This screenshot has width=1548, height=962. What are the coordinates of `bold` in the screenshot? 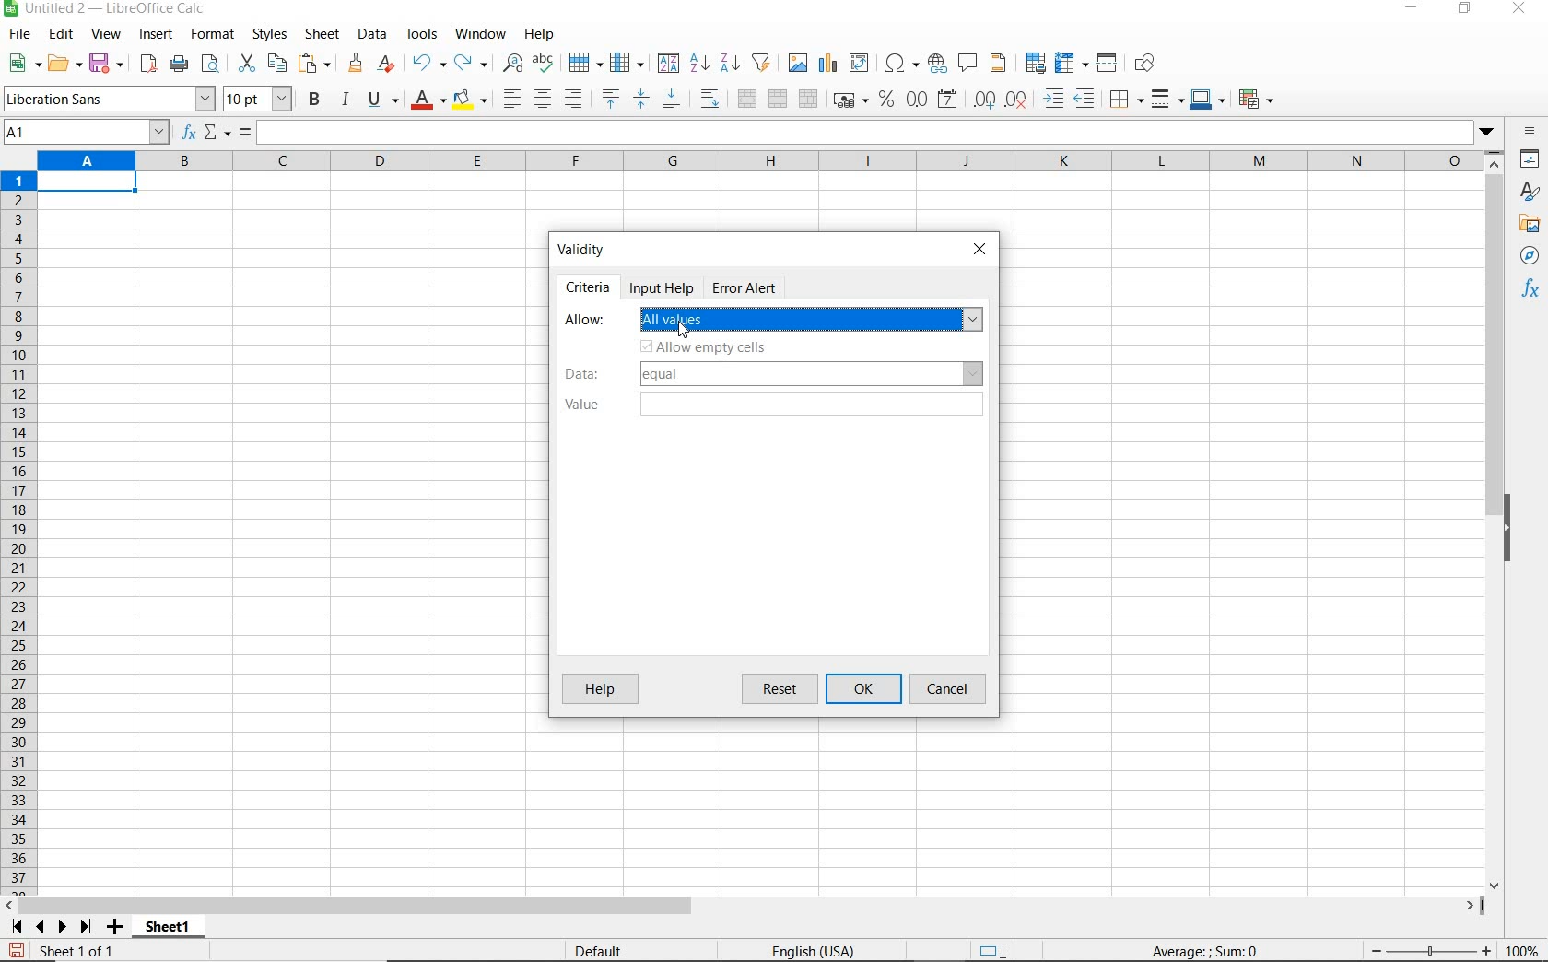 It's located at (316, 99).